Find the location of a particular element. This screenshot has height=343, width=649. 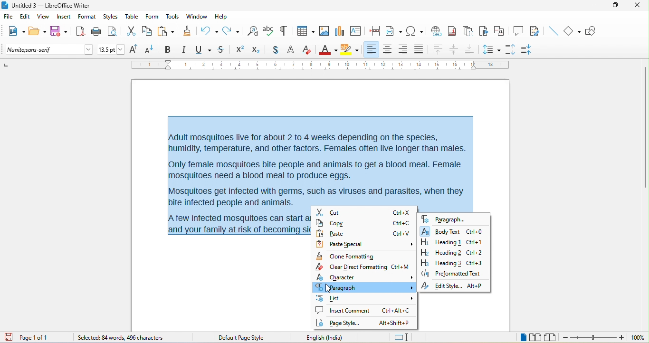

show track changes function is located at coordinates (536, 31).